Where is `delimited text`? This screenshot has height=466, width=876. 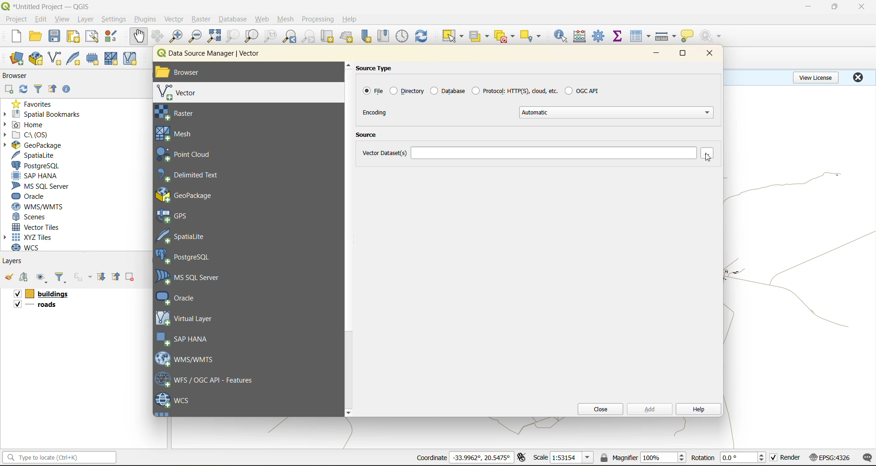
delimited text is located at coordinates (193, 175).